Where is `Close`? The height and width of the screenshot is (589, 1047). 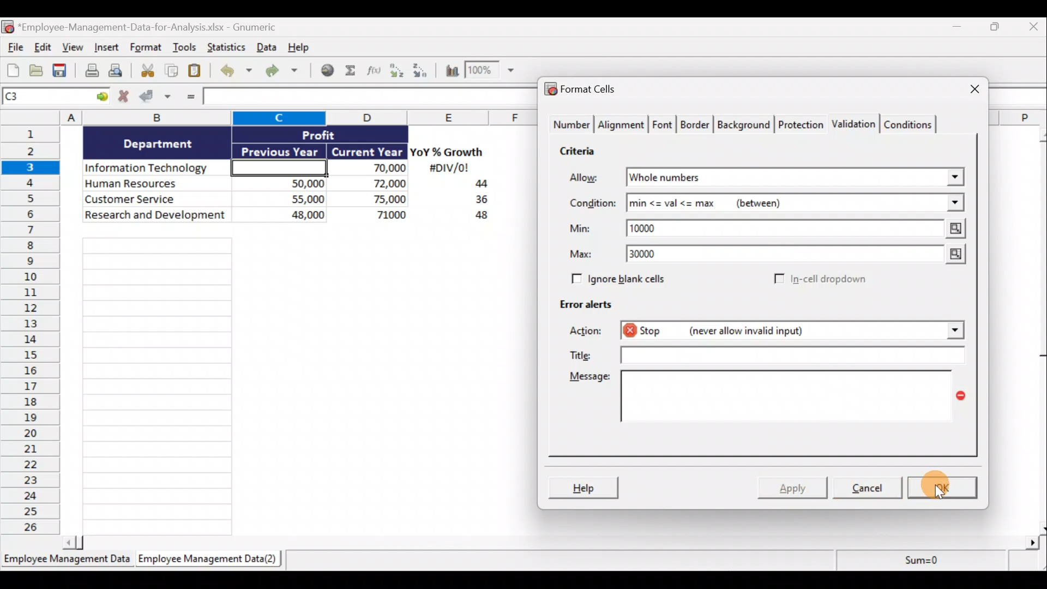 Close is located at coordinates (1031, 29).